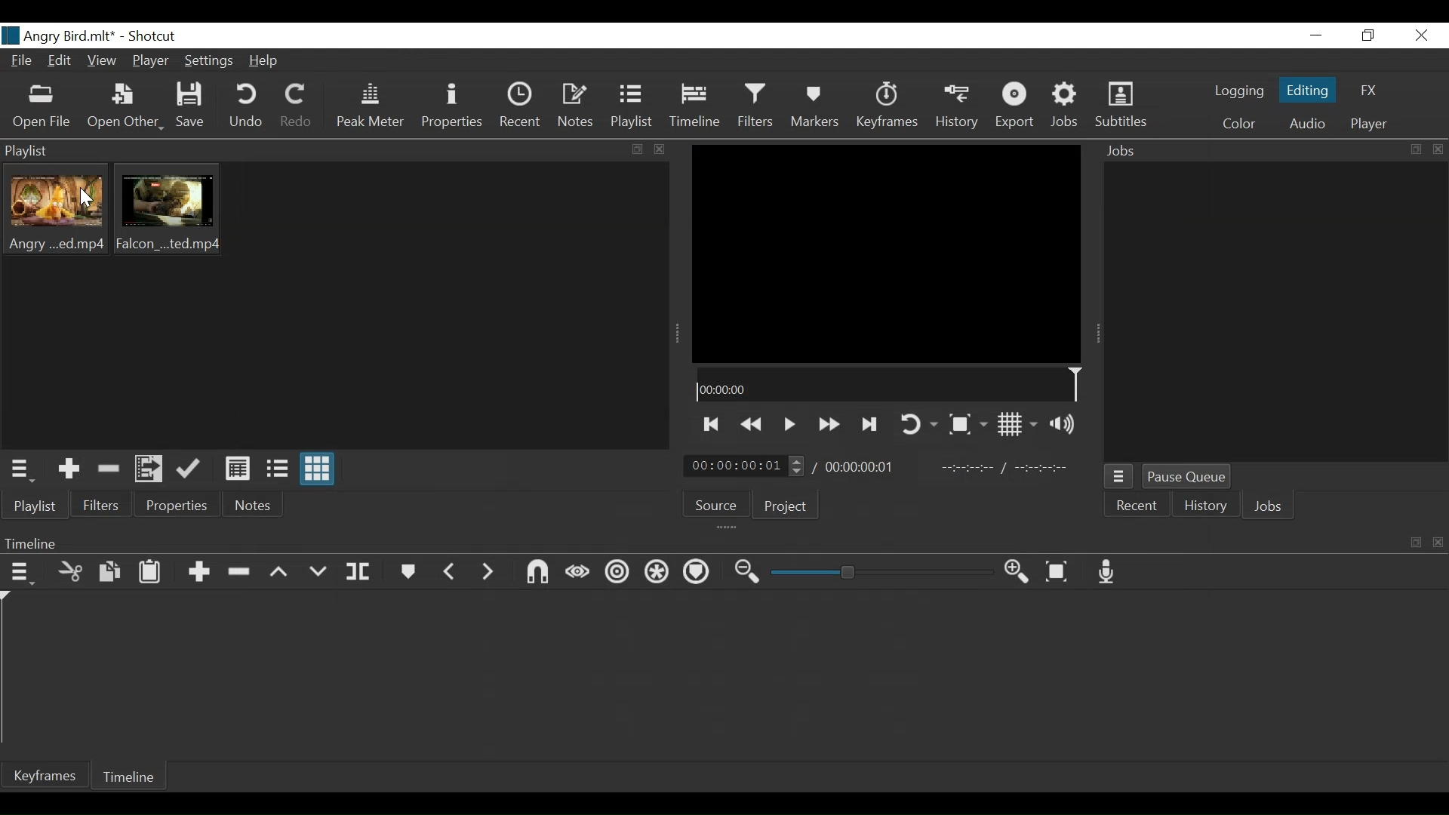  What do you see at coordinates (1136, 507) in the screenshot?
I see `Recent` at bounding box center [1136, 507].